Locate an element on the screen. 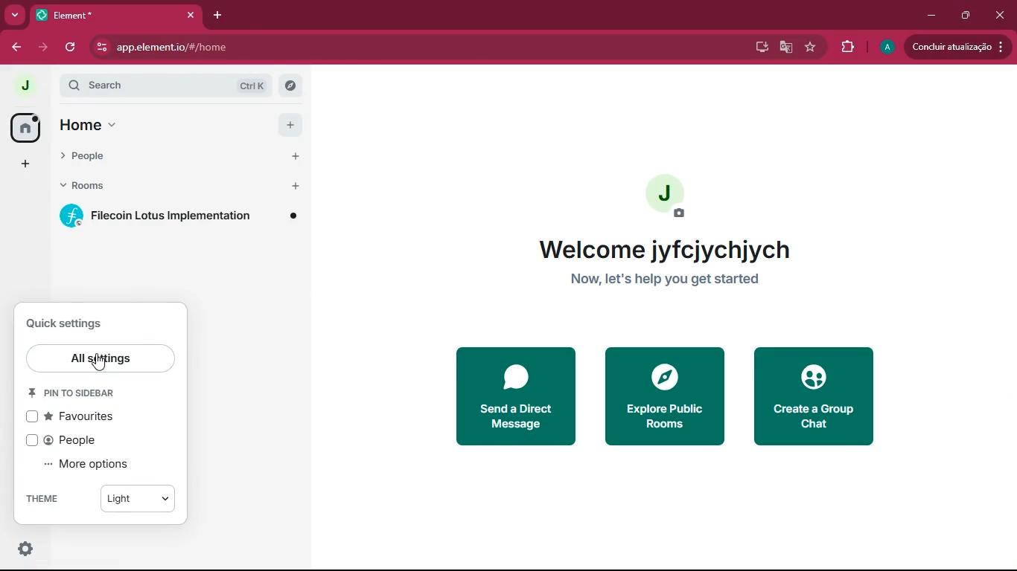 The height and width of the screenshot is (571, 1017). more options is located at coordinates (99, 465).